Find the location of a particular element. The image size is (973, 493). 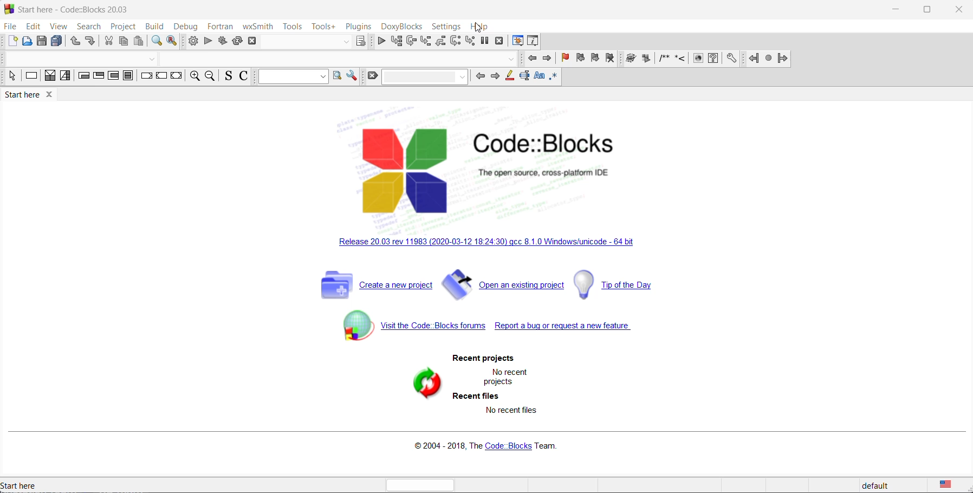

tools+ is located at coordinates (324, 26).